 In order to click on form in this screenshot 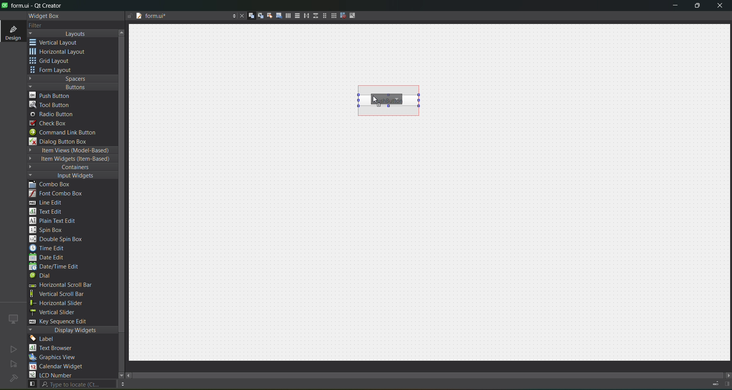, I will do `click(53, 70)`.